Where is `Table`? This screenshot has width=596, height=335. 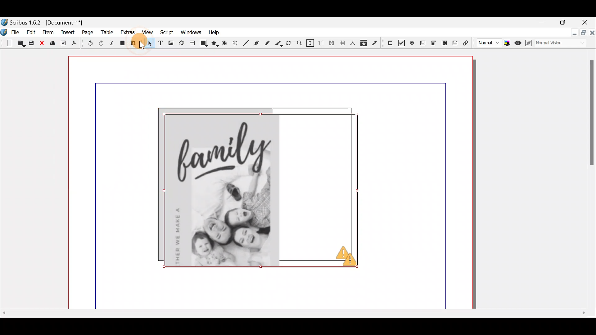
Table is located at coordinates (192, 44).